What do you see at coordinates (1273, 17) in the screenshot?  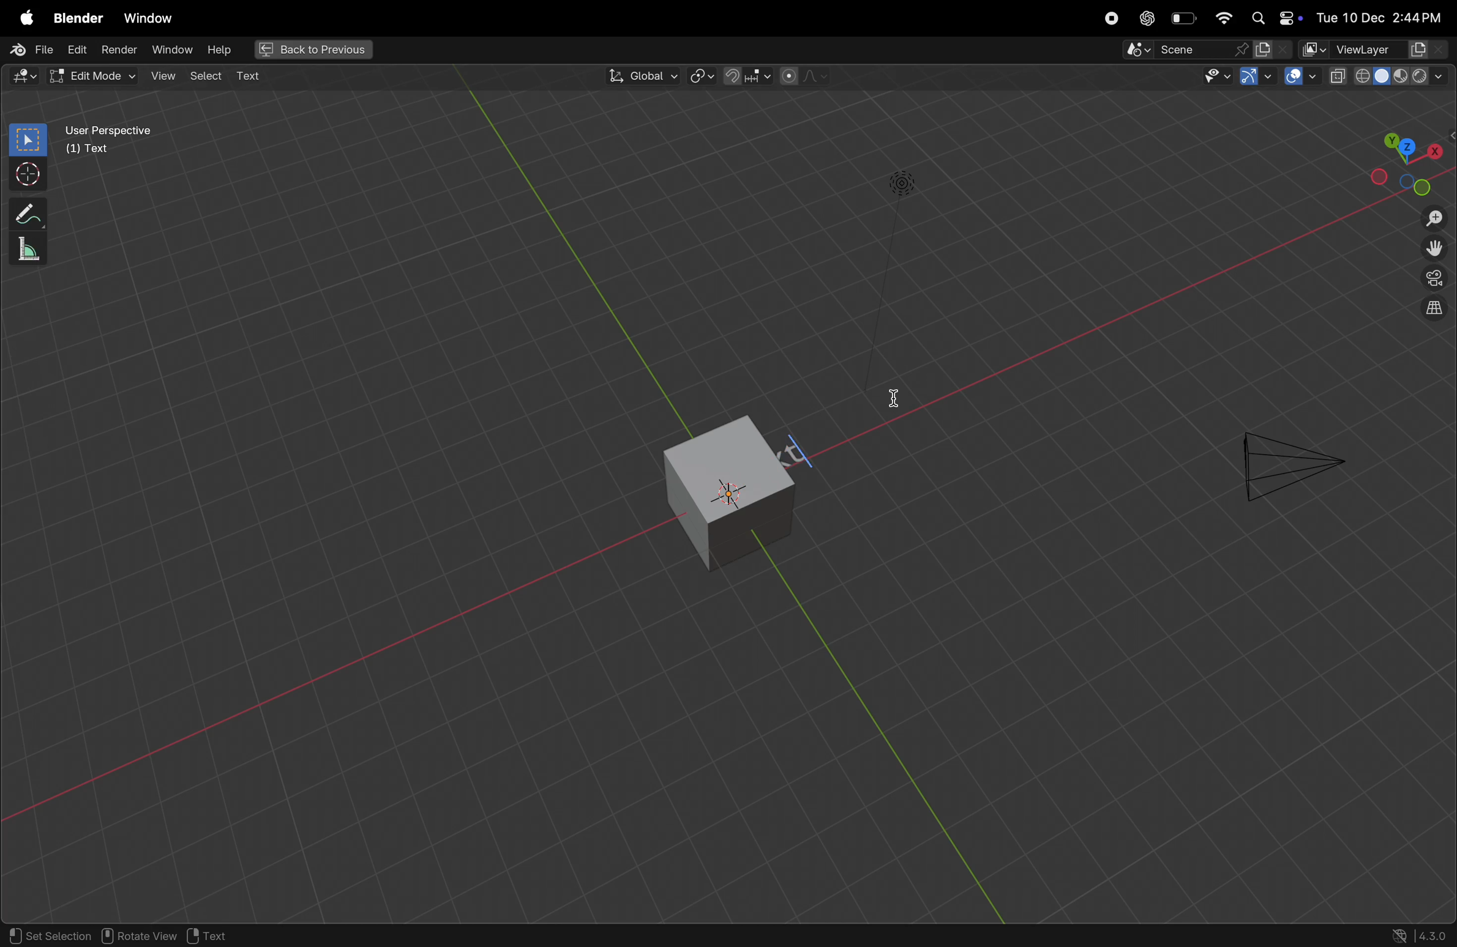 I see `apple widgets` at bounding box center [1273, 17].